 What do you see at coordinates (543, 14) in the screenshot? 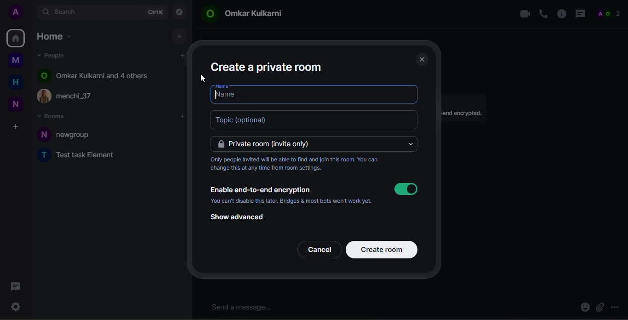
I see `voice call` at bounding box center [543, 14].